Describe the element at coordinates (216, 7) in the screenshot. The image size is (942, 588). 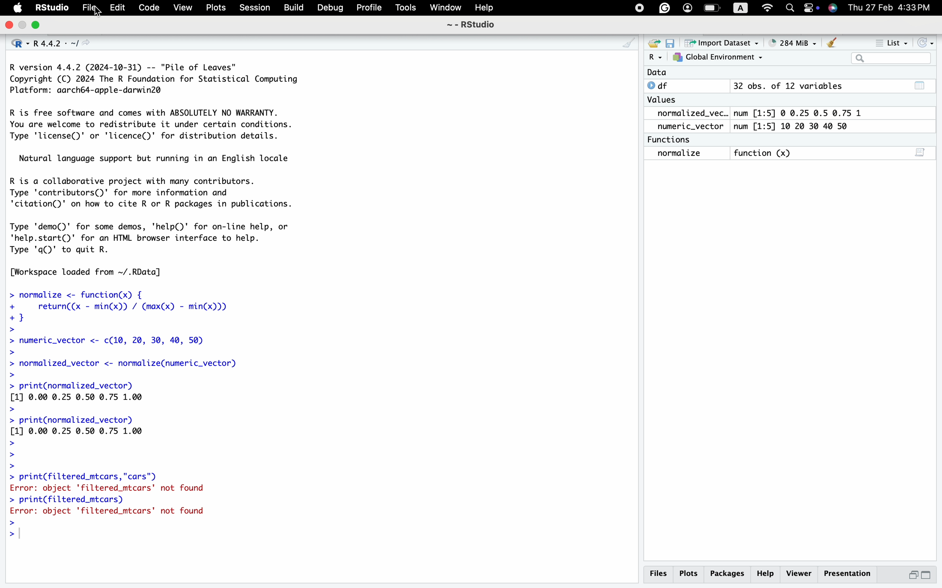
I see `Plots` at that location.